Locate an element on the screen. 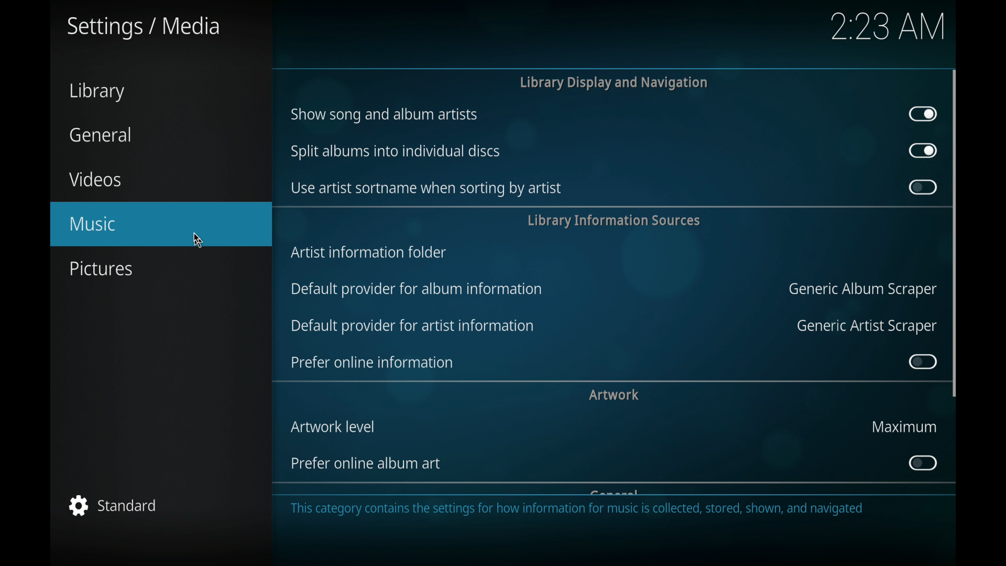  general is located at coordinates (99, 134).